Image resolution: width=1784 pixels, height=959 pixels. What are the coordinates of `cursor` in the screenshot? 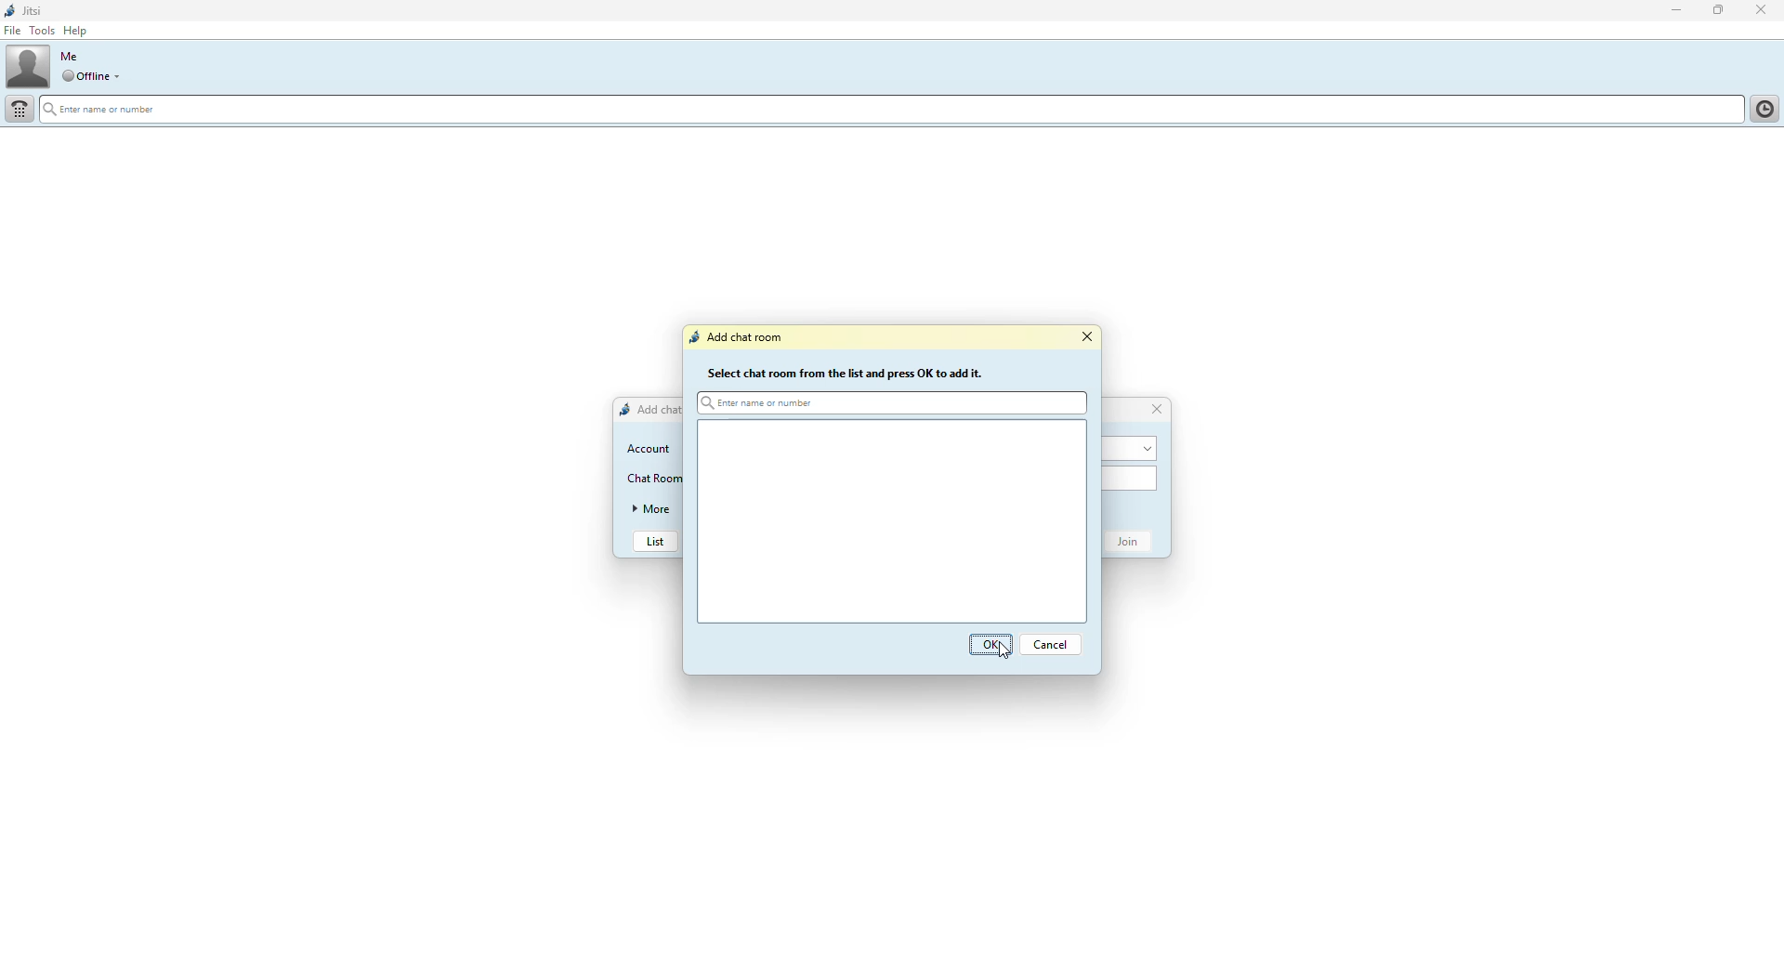 It's located at (1003, 651).